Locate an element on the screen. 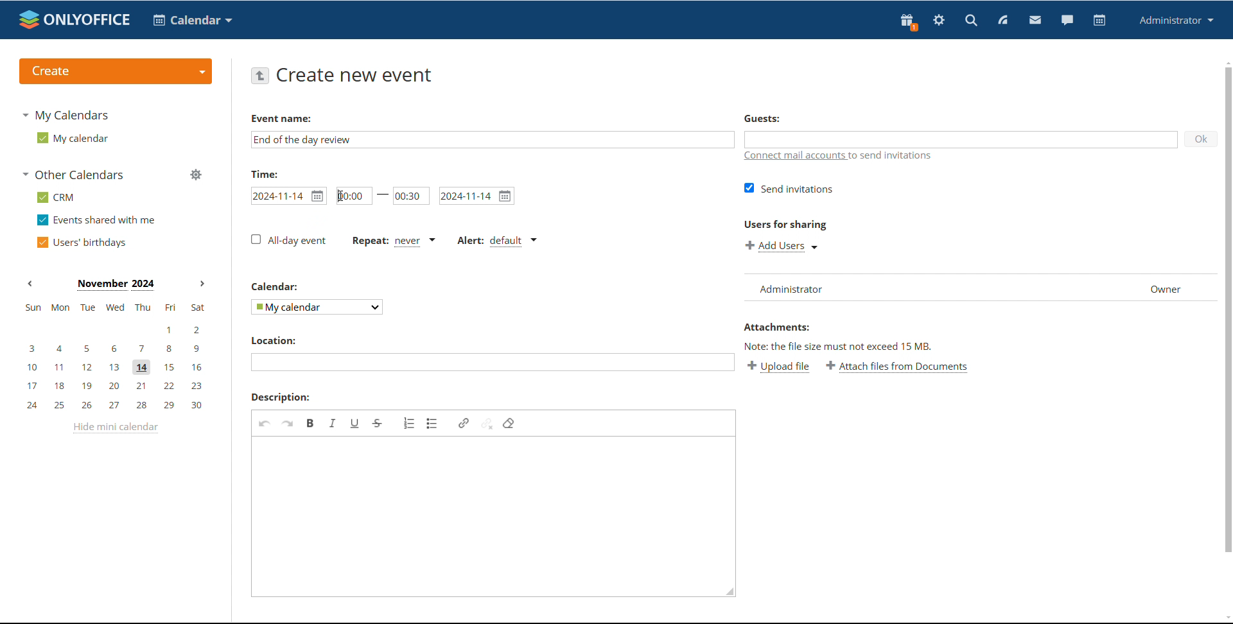 Image resolution: width=1233 pixels, height=624 pixels. attach files from documents is located at coordinates (898, 367).